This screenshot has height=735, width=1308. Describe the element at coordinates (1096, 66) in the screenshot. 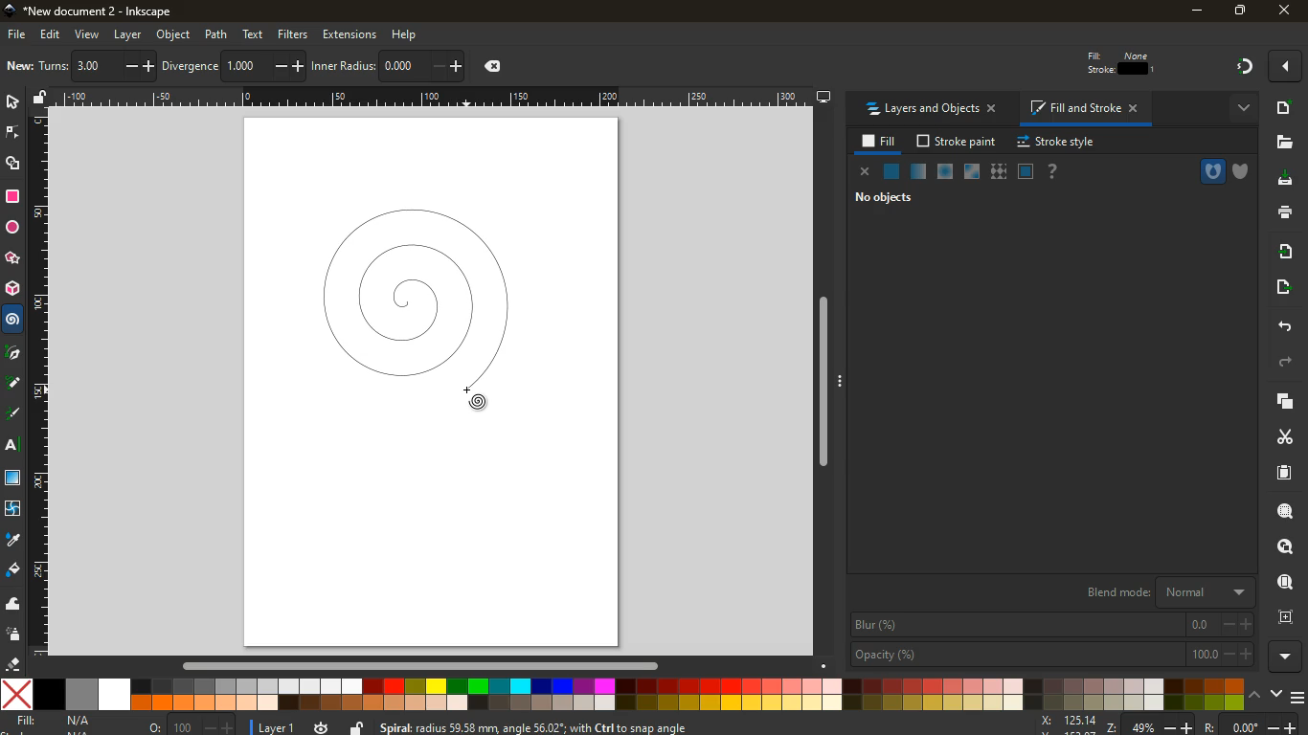

I see `edit` at that location.